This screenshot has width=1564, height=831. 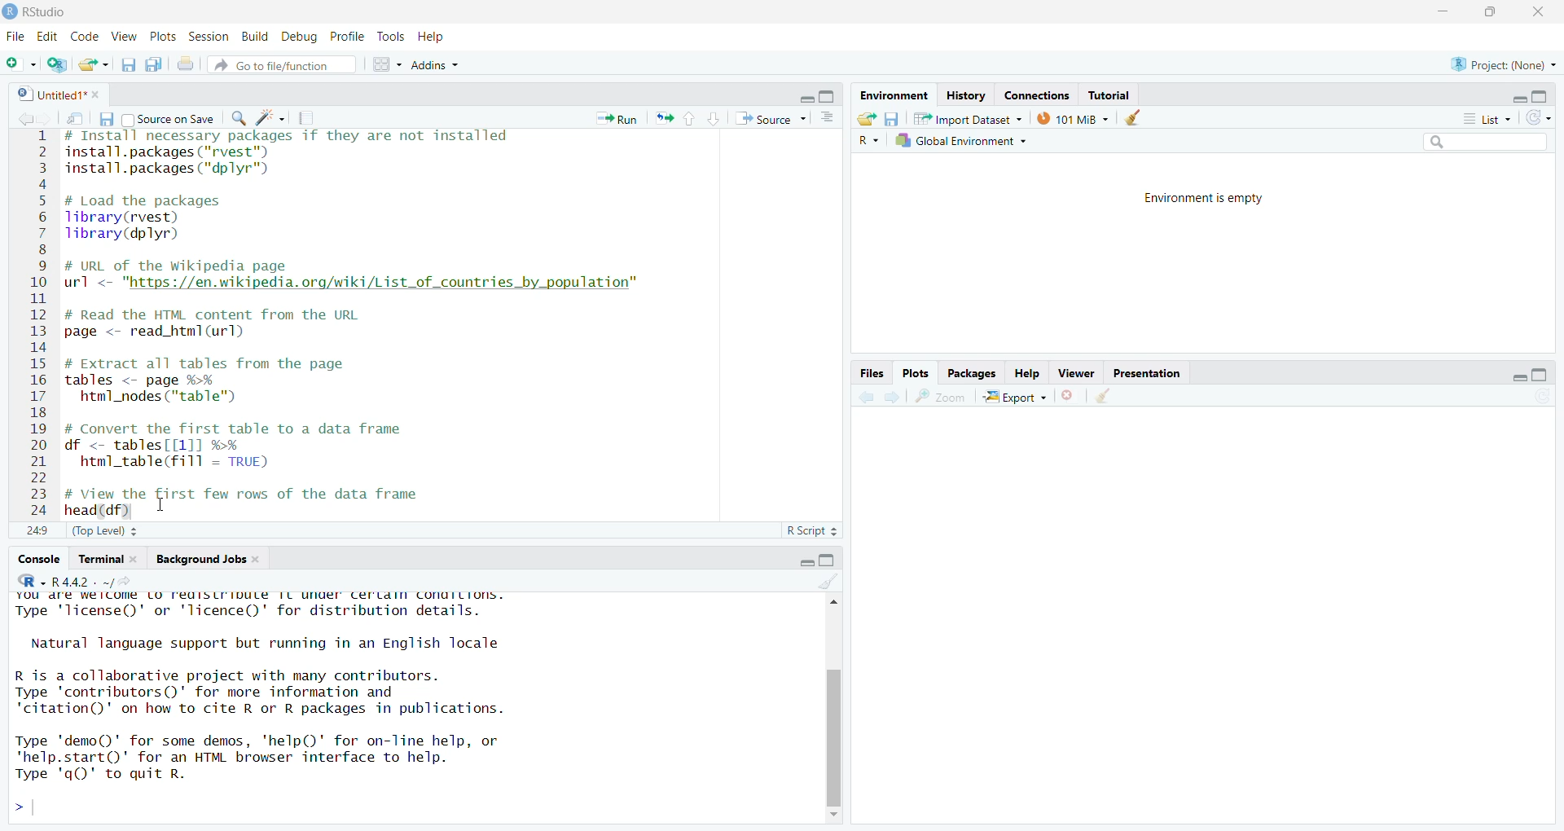 What do you see at coordinates (1486, 119) in the screenshot?
I see `list menu` at bounding box center [1486, 119].